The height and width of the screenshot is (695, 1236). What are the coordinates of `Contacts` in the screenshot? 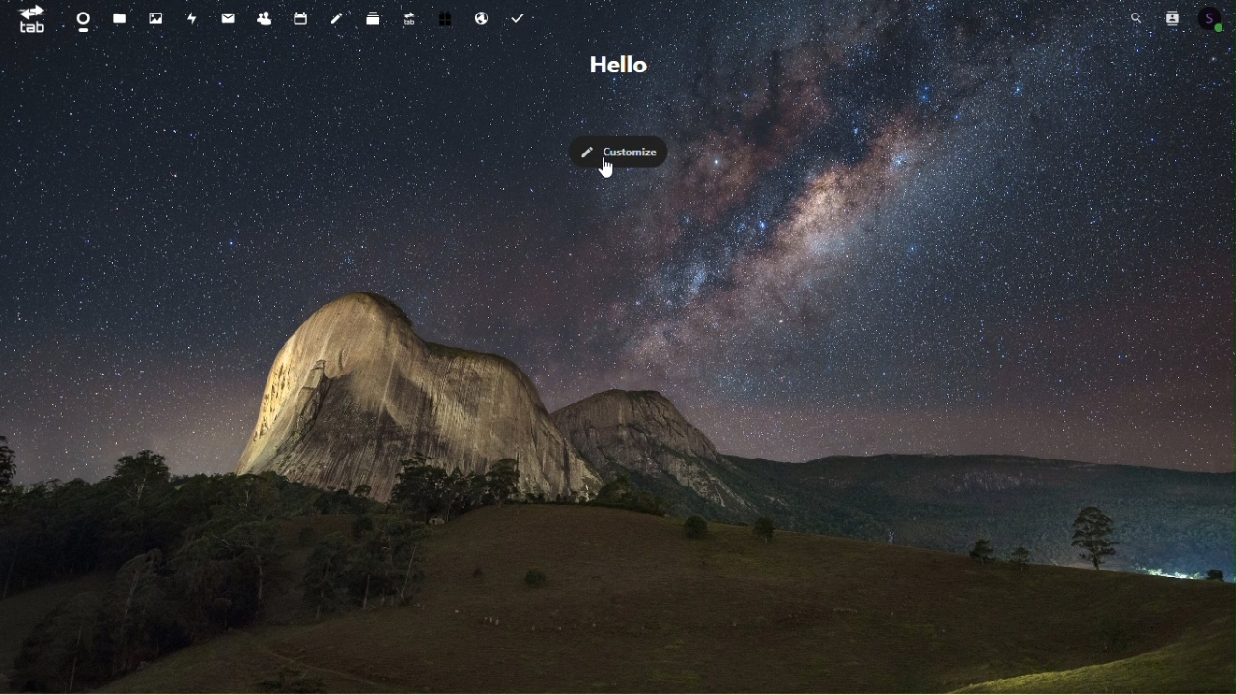 It's located at (1176, 15).